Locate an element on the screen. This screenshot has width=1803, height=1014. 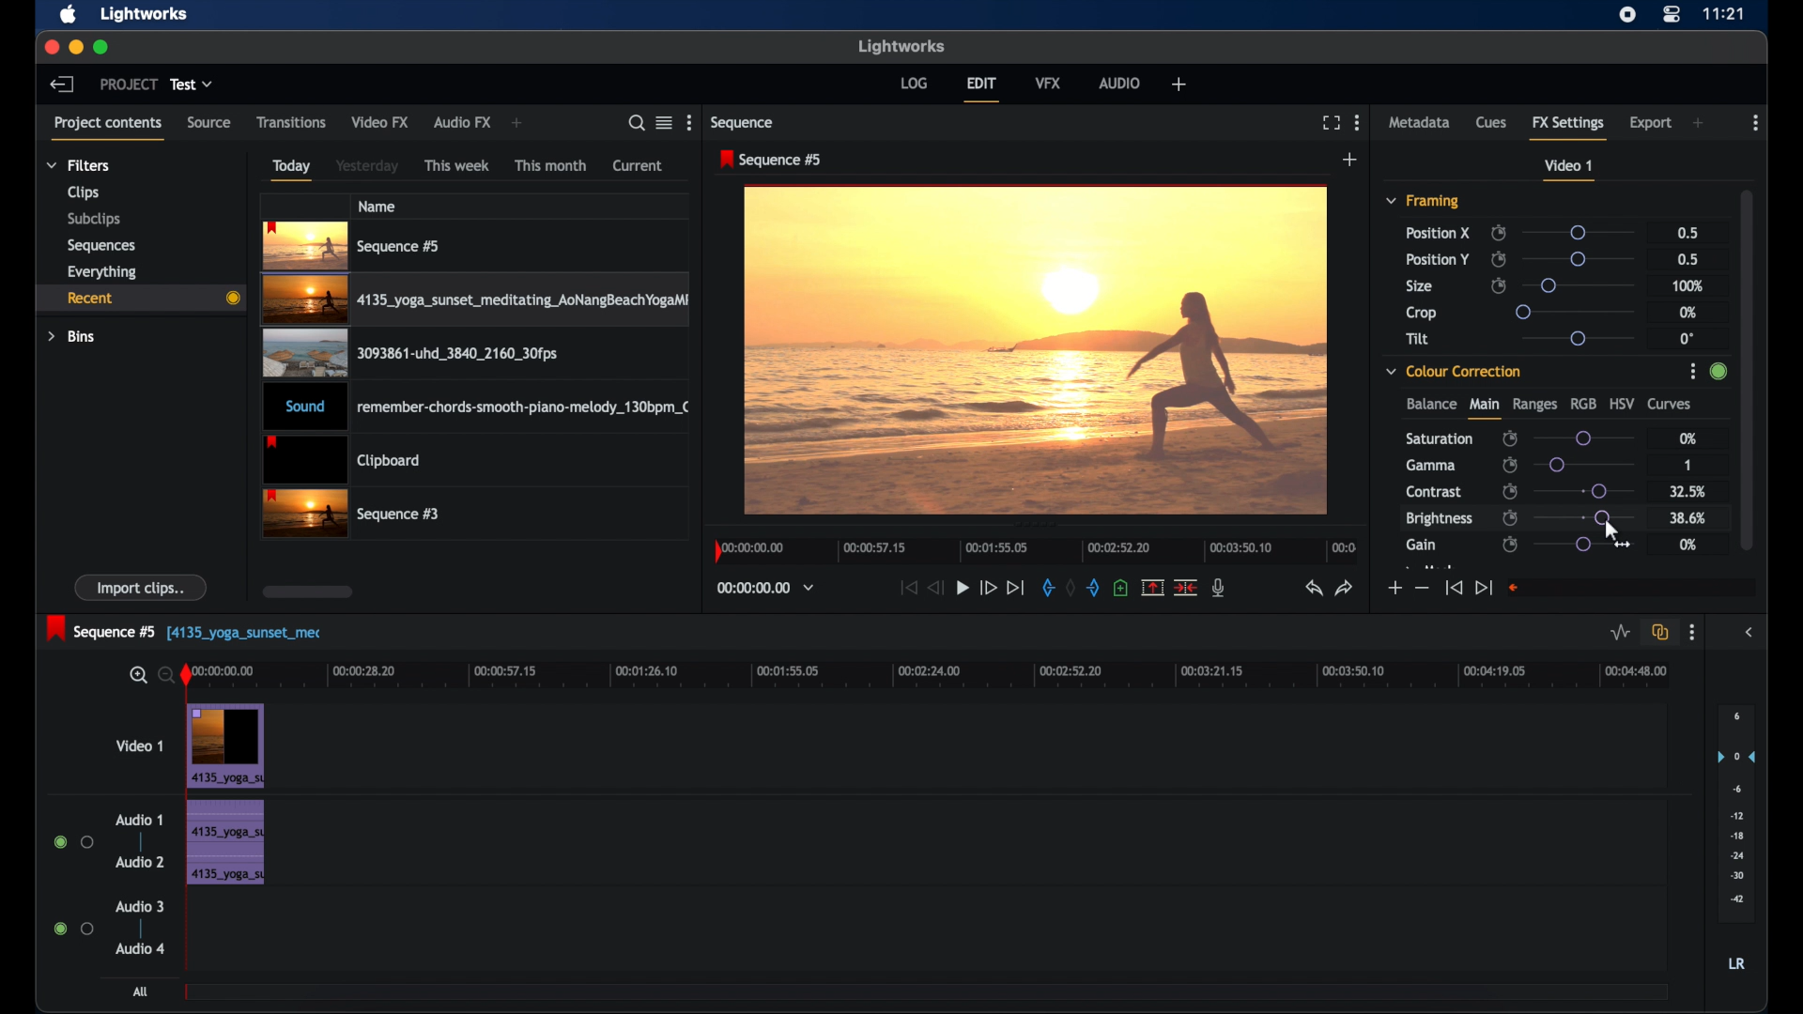
gamma is located at coordinates (1431, 465).